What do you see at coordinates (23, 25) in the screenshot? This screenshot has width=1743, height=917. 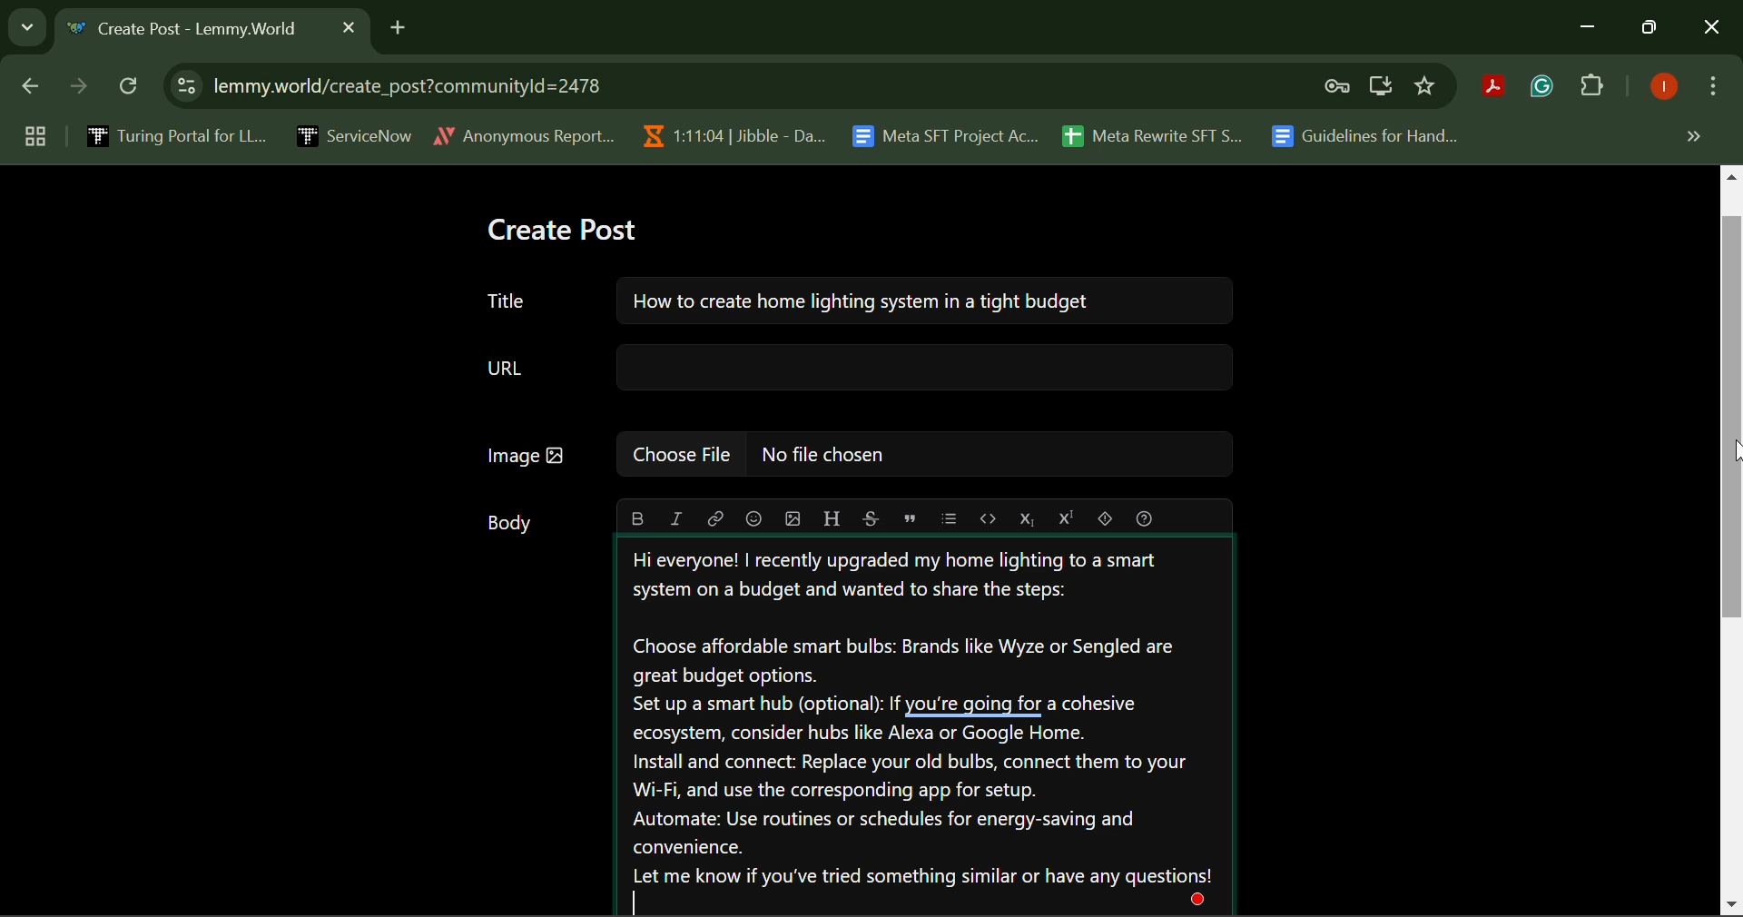 I see `Search Tabs` at bounding box center [23, 25].